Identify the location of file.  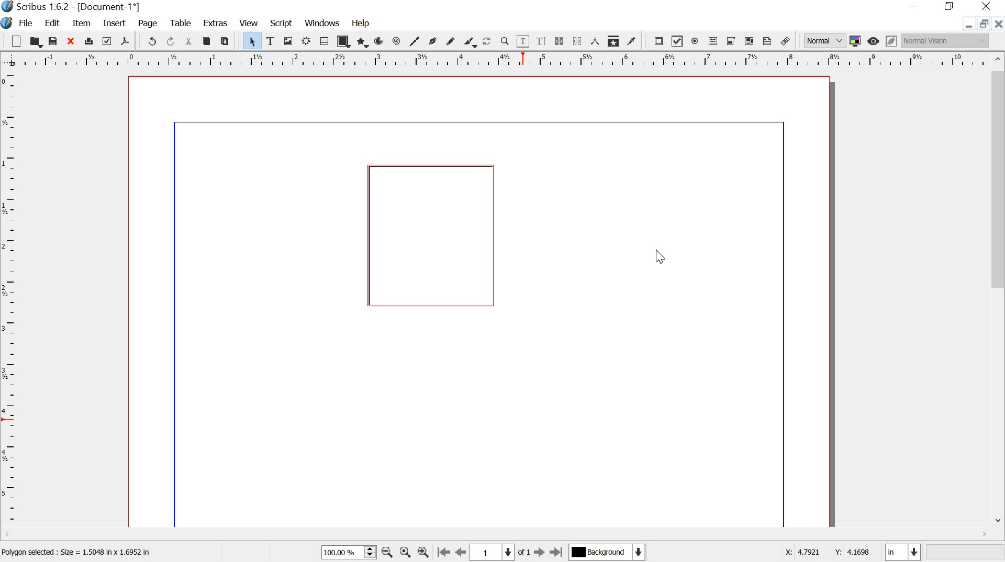
(26, 23).